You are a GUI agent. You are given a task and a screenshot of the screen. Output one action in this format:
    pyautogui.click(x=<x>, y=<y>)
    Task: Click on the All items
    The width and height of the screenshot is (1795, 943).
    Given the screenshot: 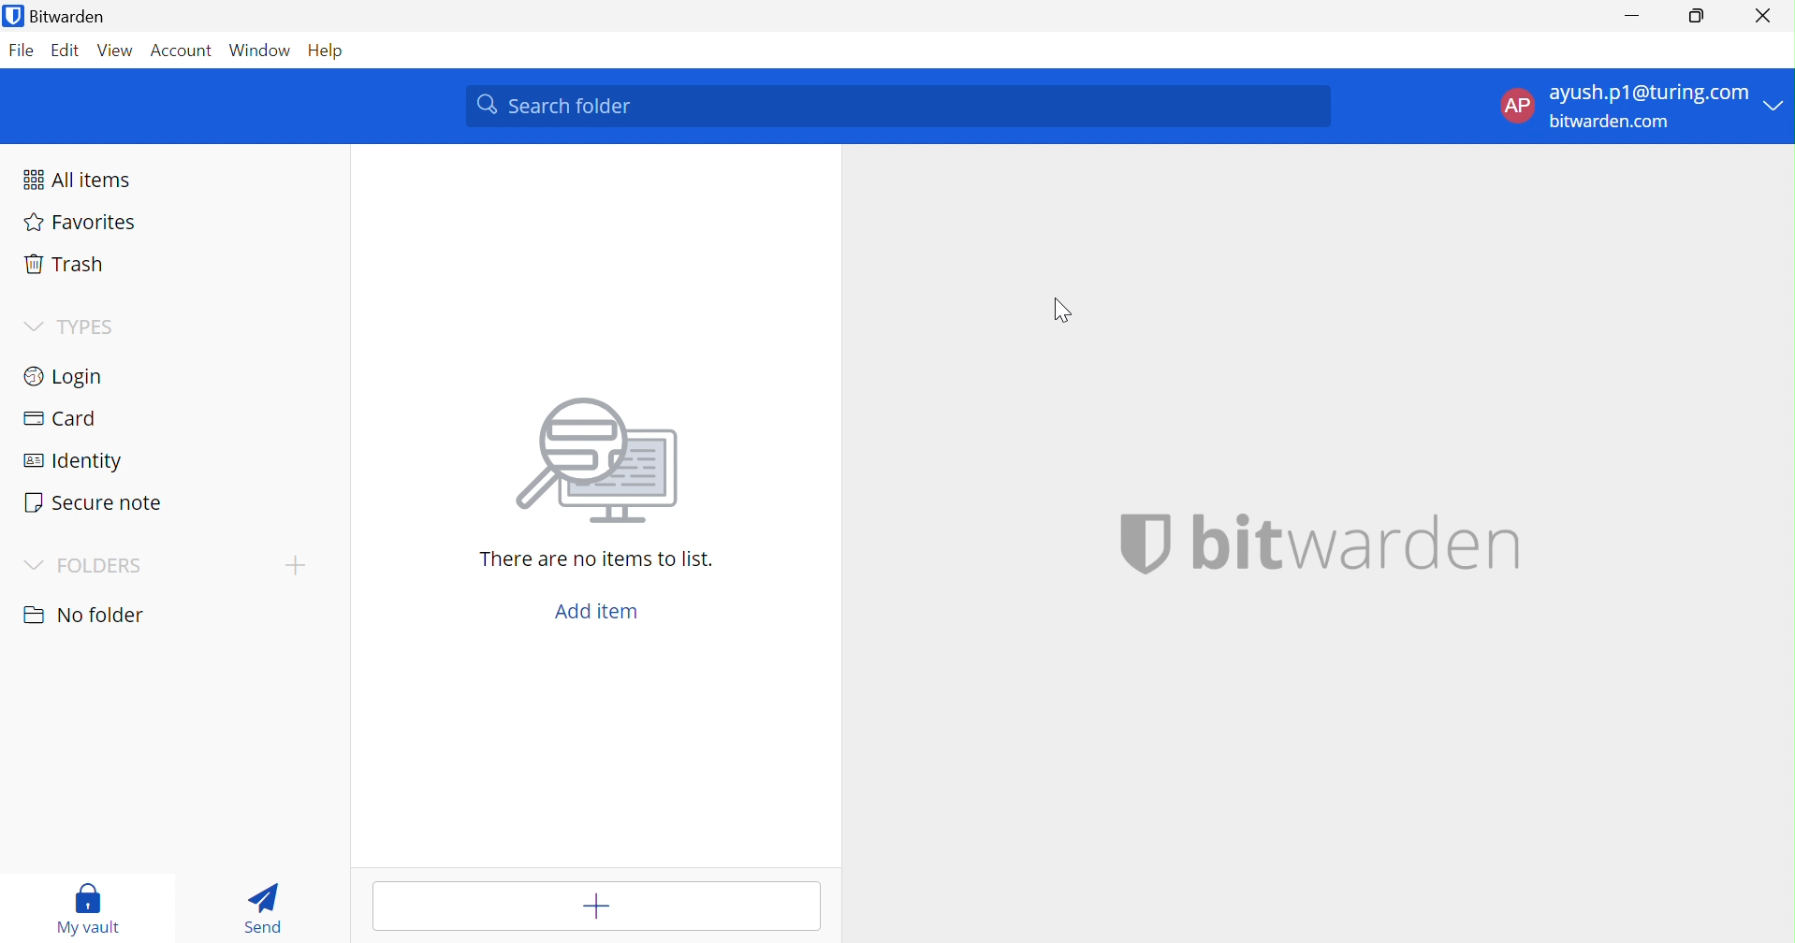 What is the action you would take?
    pyautogui.click(x=82, y=180)
    